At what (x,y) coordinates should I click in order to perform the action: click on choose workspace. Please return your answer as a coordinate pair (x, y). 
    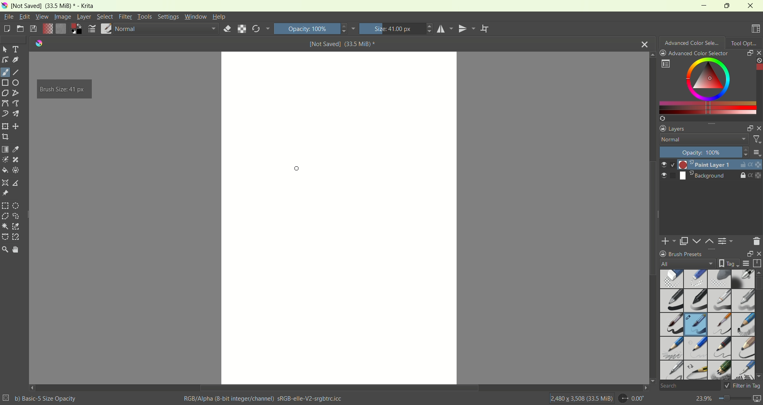
    Looking at the image, I should click on (756, 29).